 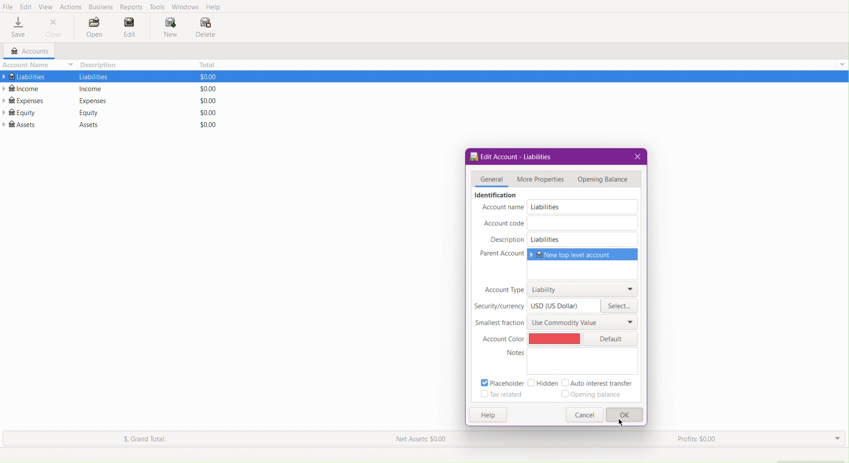 What do you see at coordinates (205, 112) in the screenshot?
I see `$0.00` at bounding box center [205, 112].